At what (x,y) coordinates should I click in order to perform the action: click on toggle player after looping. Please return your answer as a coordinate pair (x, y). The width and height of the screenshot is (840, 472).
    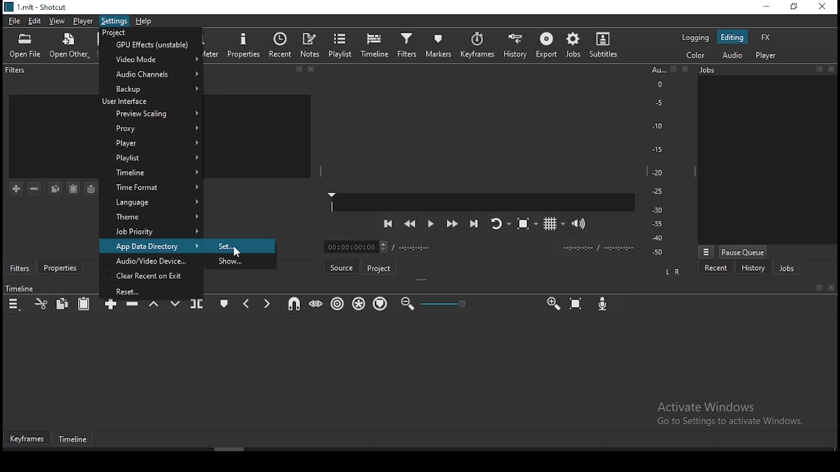
    Looking at the image, I should click on (499, 227).